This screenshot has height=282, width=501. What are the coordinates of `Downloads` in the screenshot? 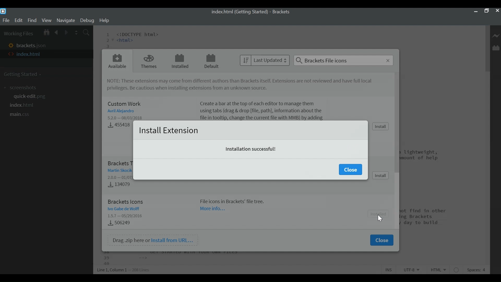 It's located at (118, 185).